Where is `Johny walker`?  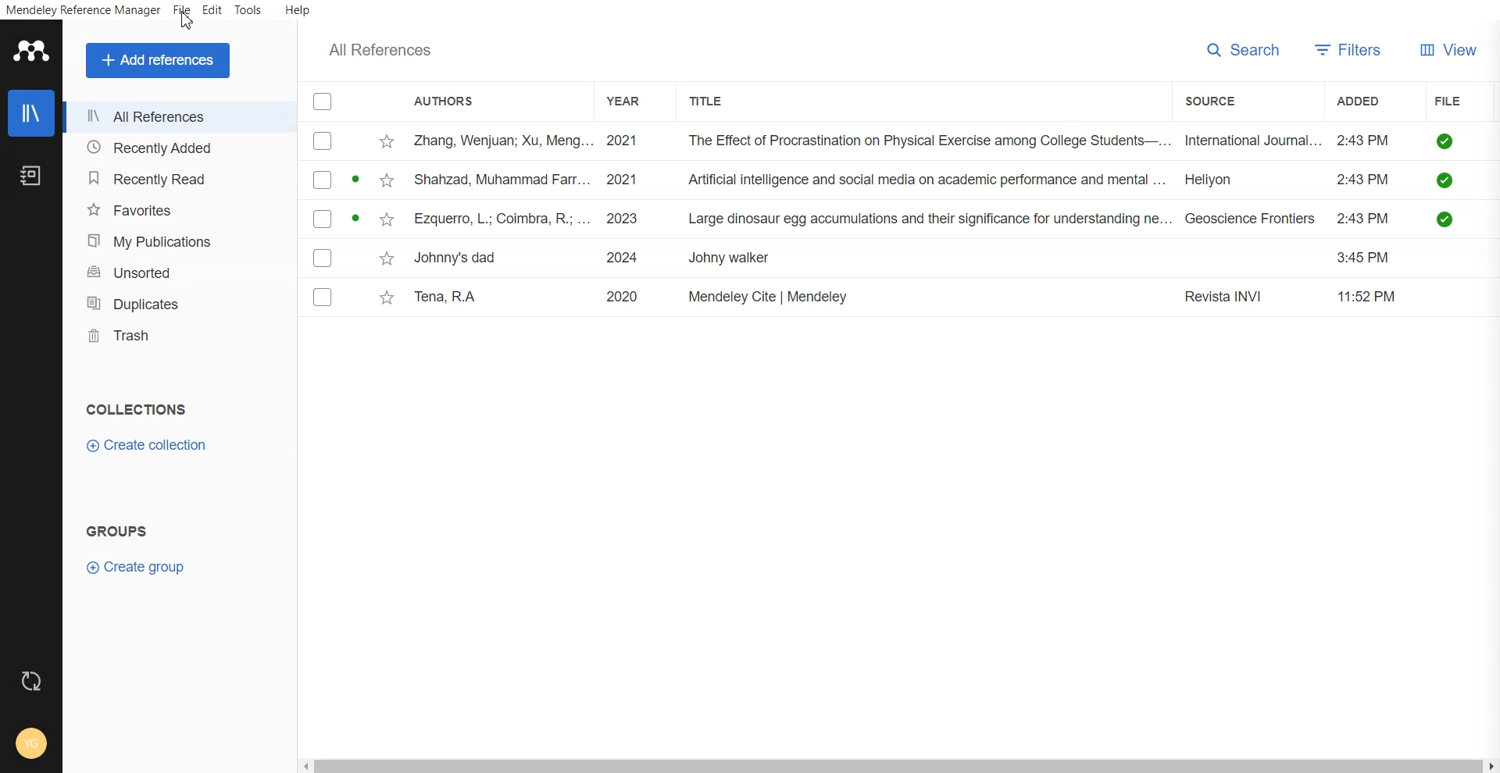
Johny walker is located at coordinates (730, 259).